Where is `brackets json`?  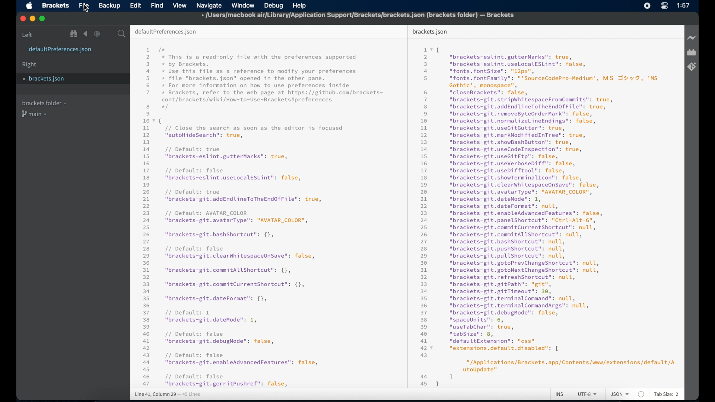 brackets json is located at coordinates (430, 32).